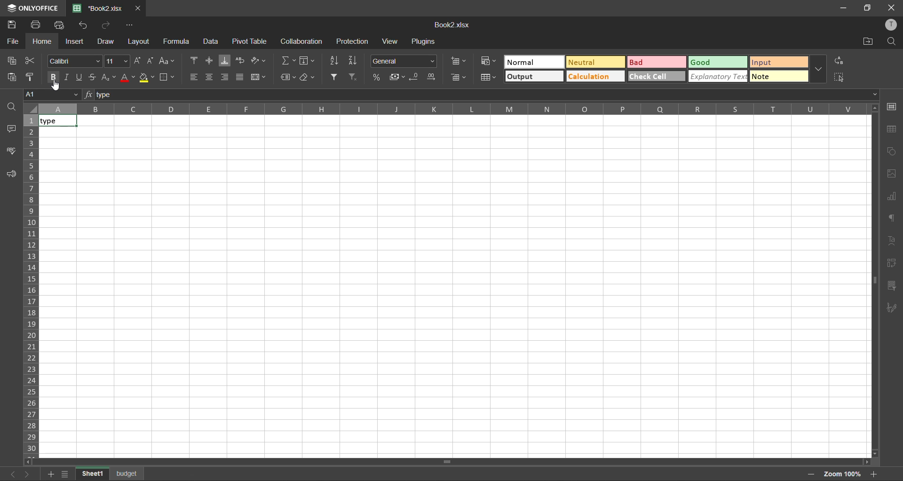 The width and height of the screenshot is (903, 481). What do you see at coordinates (336, 76) in the screenshot?
I see `filter` at bounding box center [336, 76].